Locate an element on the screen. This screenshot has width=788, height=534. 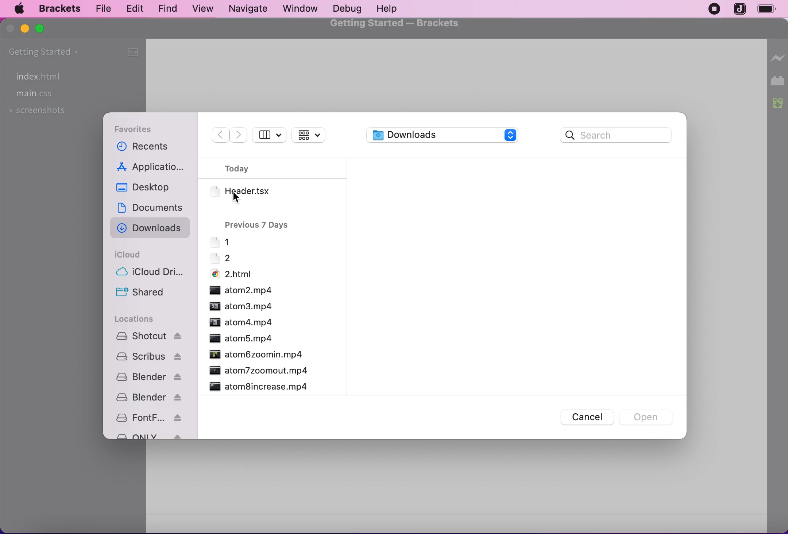
debug is located at coordinates (345, 9).